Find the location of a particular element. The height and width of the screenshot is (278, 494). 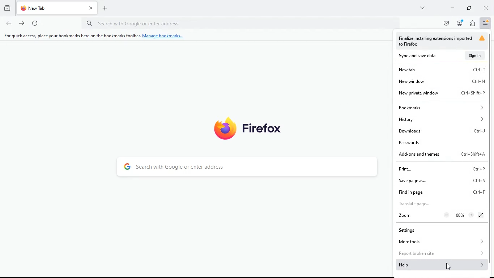

warning is located at coordinates (442, 40).